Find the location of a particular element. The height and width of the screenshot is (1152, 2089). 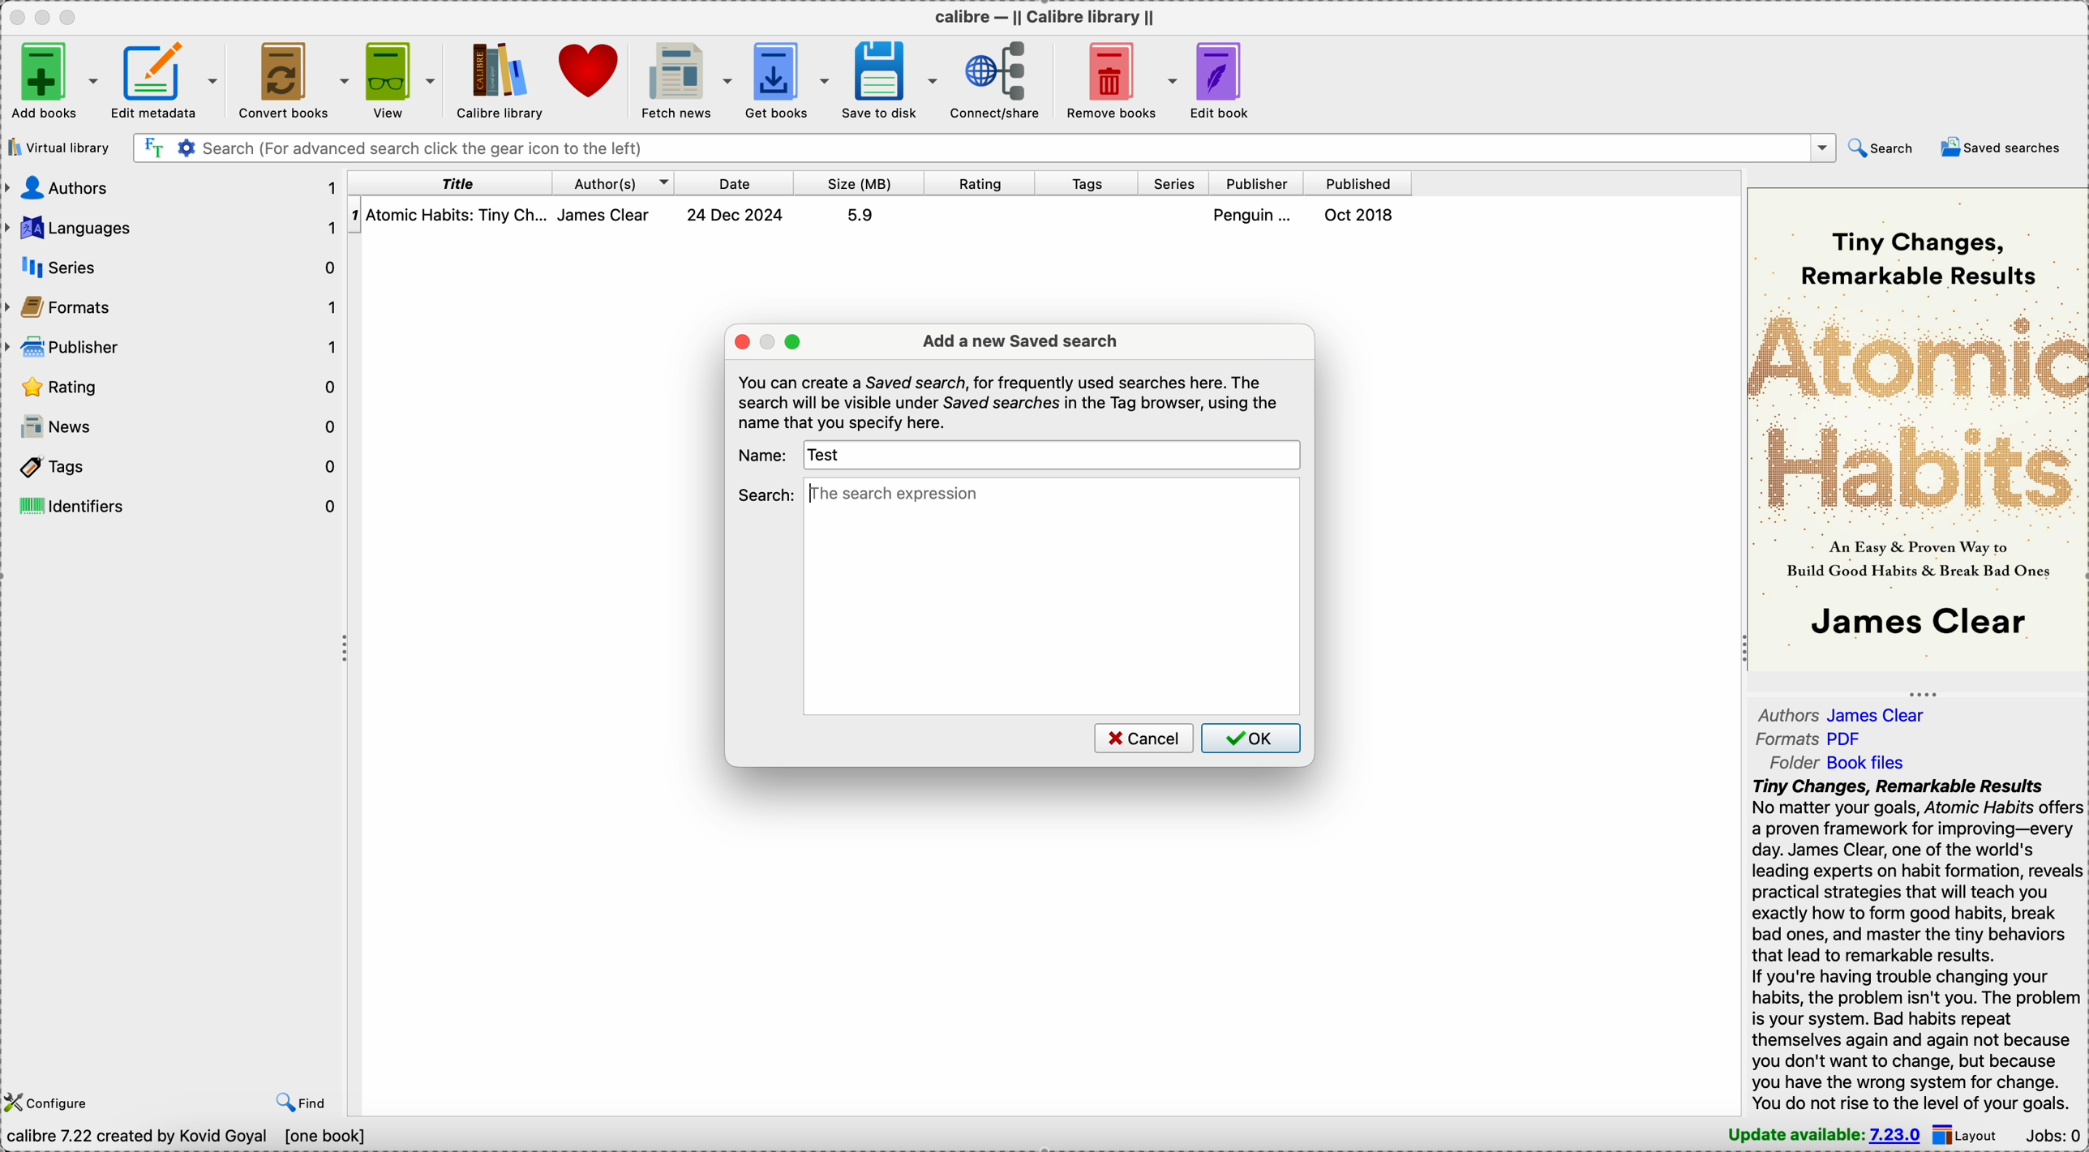

1 - index number is located at coordinates (354, 215).